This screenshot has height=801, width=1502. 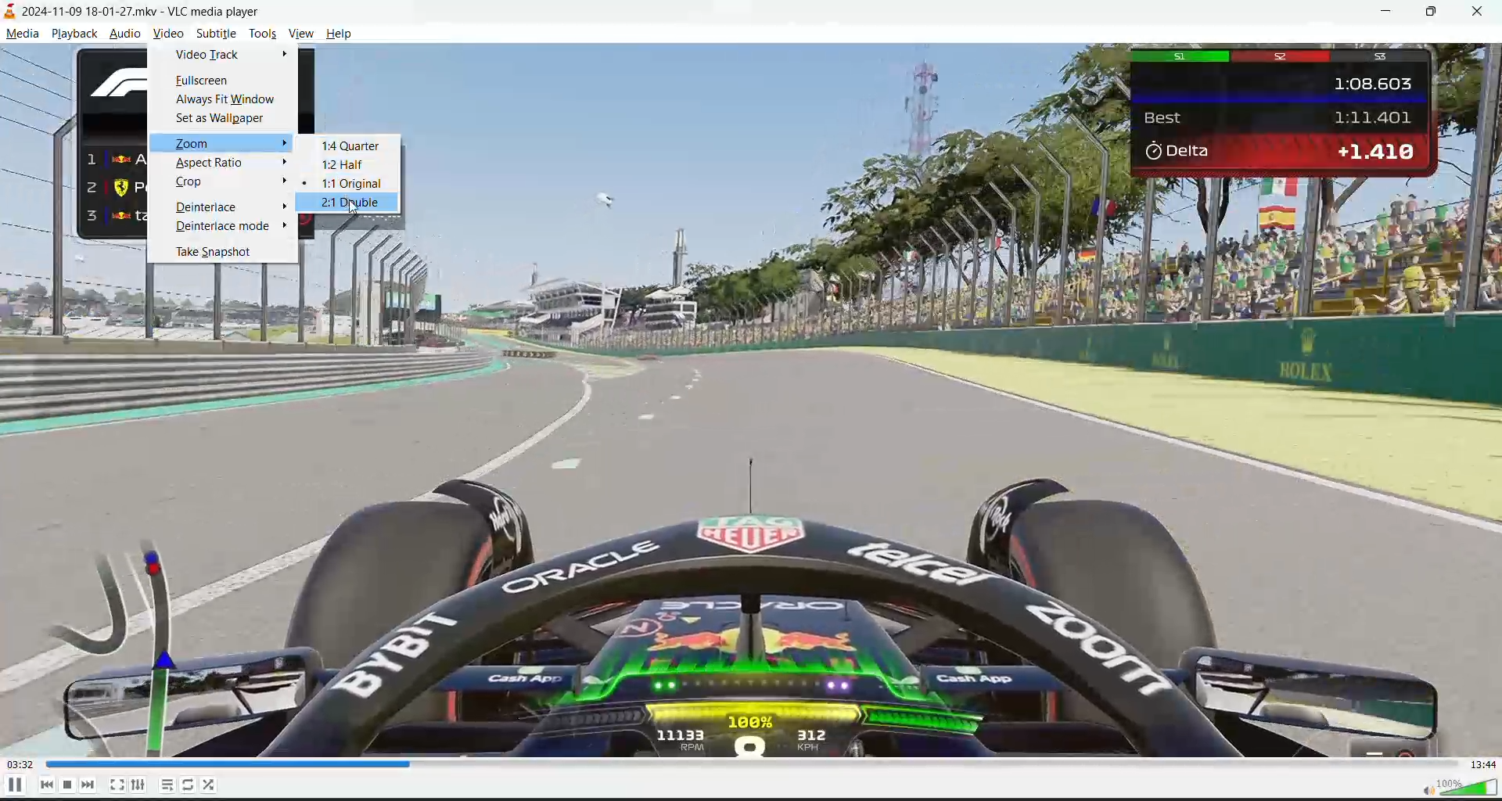 What do you see at coordinates (197, 144) in the screenshot?
I see `zoom` at bounding box center [197, 144].